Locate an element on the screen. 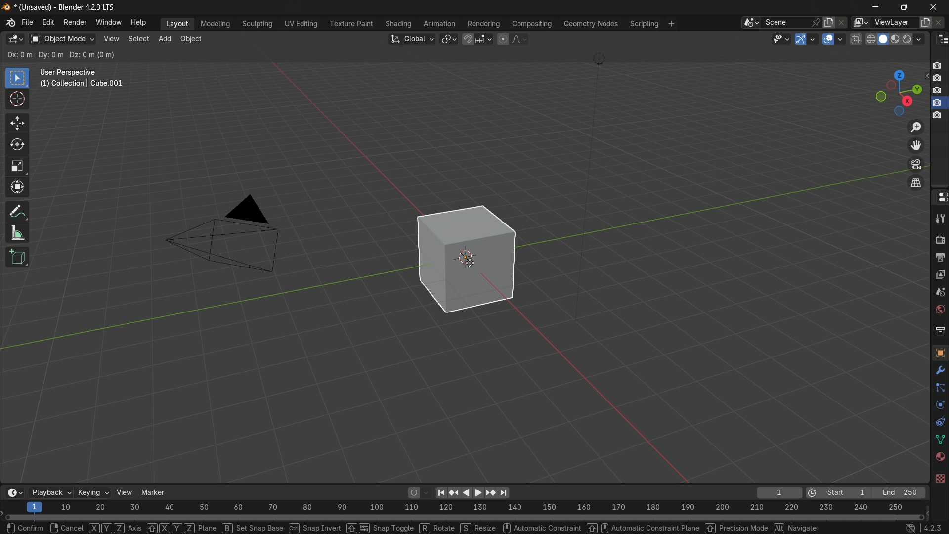 This screenshot has height=534, width=949. render is located at coordinates (940, 240).